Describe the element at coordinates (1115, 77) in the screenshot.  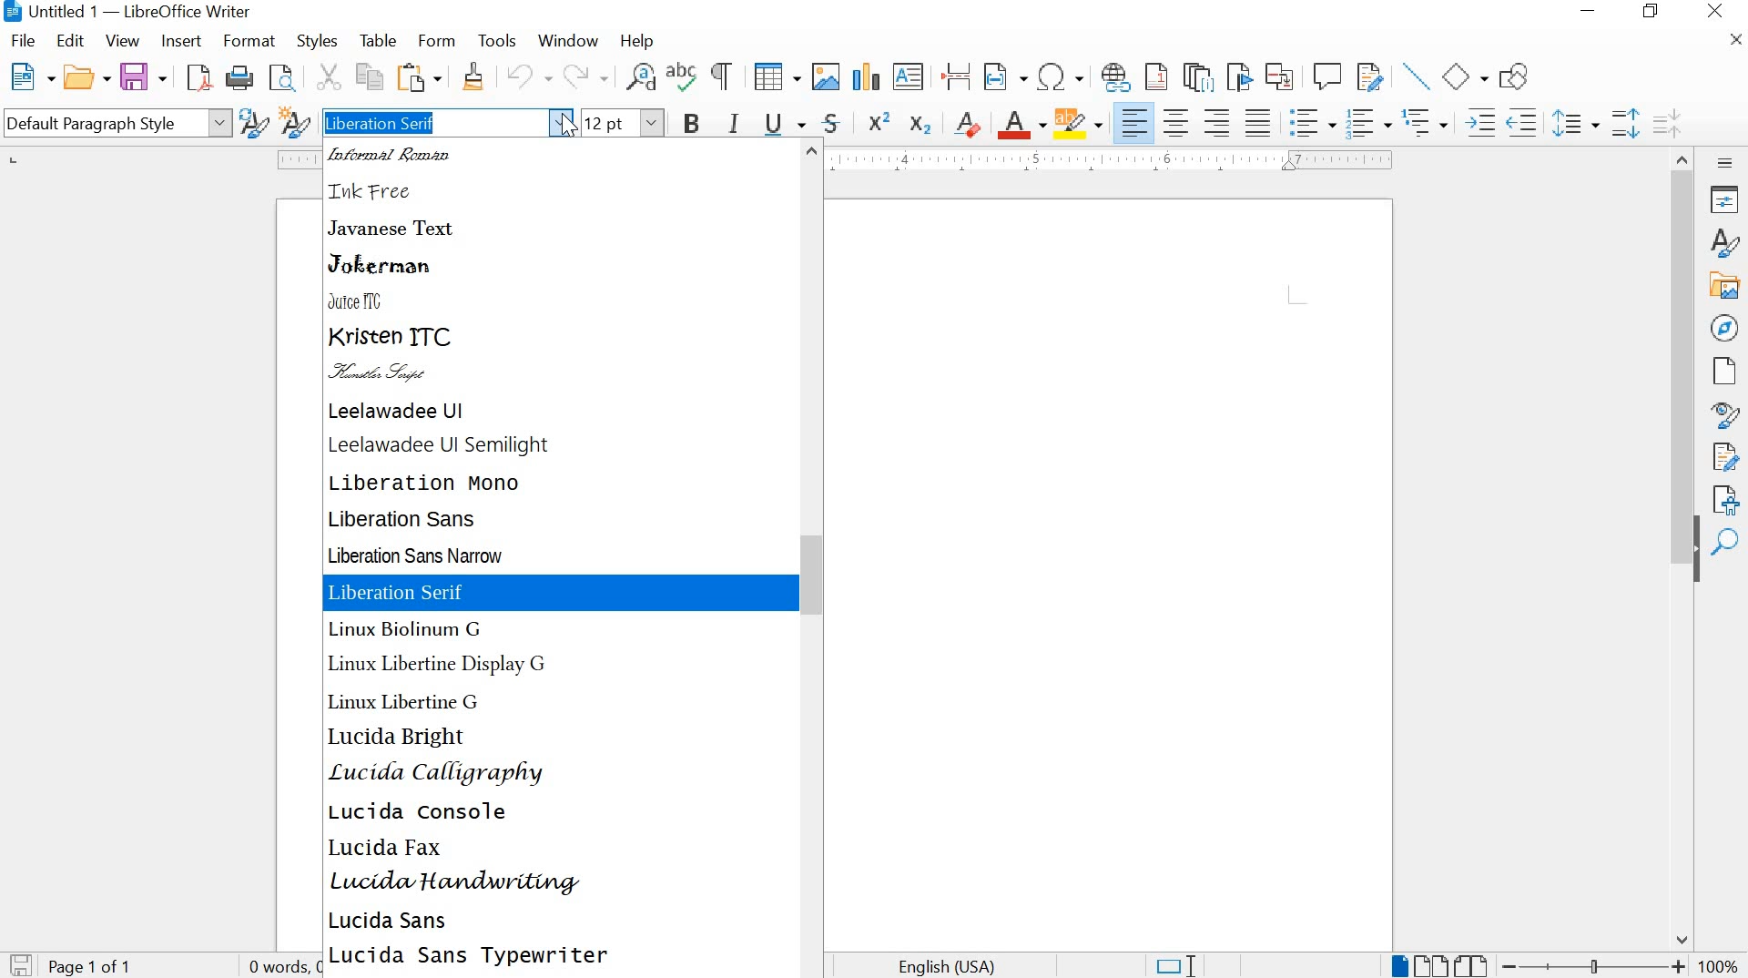
I see `INSERT HYPERLINK` at that location.